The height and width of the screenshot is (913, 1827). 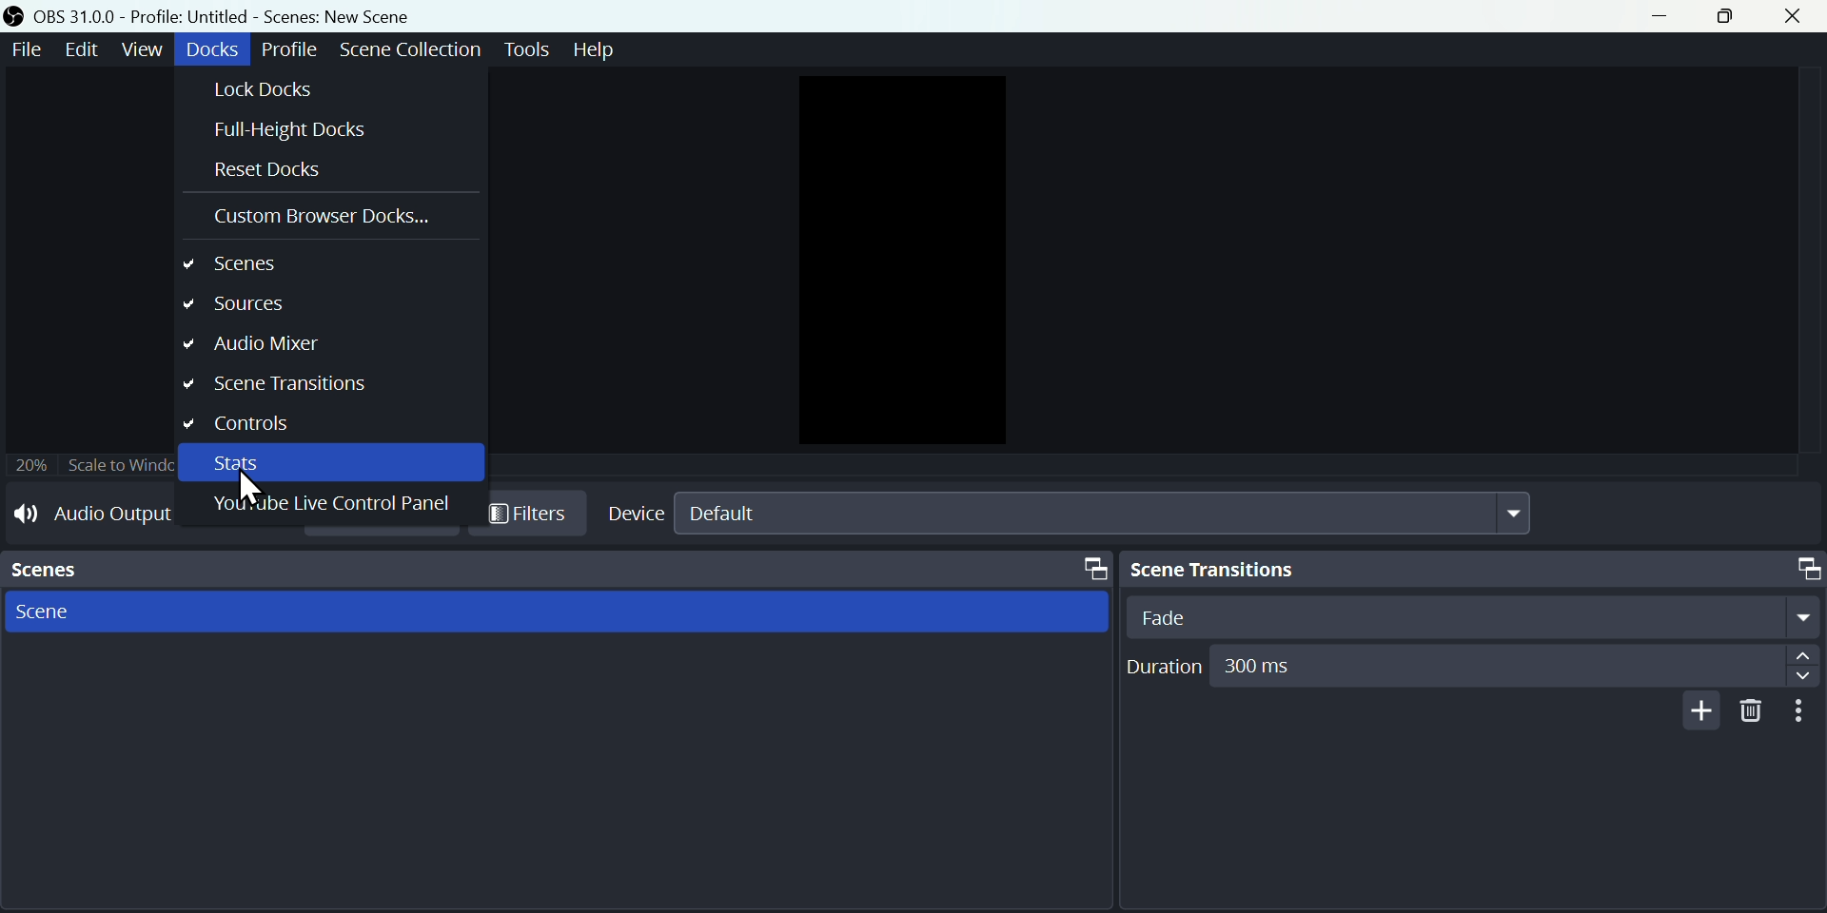 What do you see at coordinates (1109, 510) in the screenshot?
I see `default` at bounding box center [1109, 510].